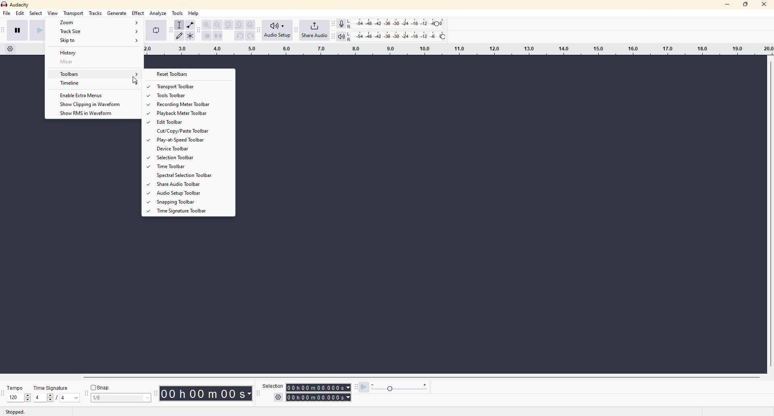 The width and height of the screenshot is (774, 416). Describe the element at coordinates (89, 105) in the screenshot. I see `Show Clipping in Waveform` at that location.